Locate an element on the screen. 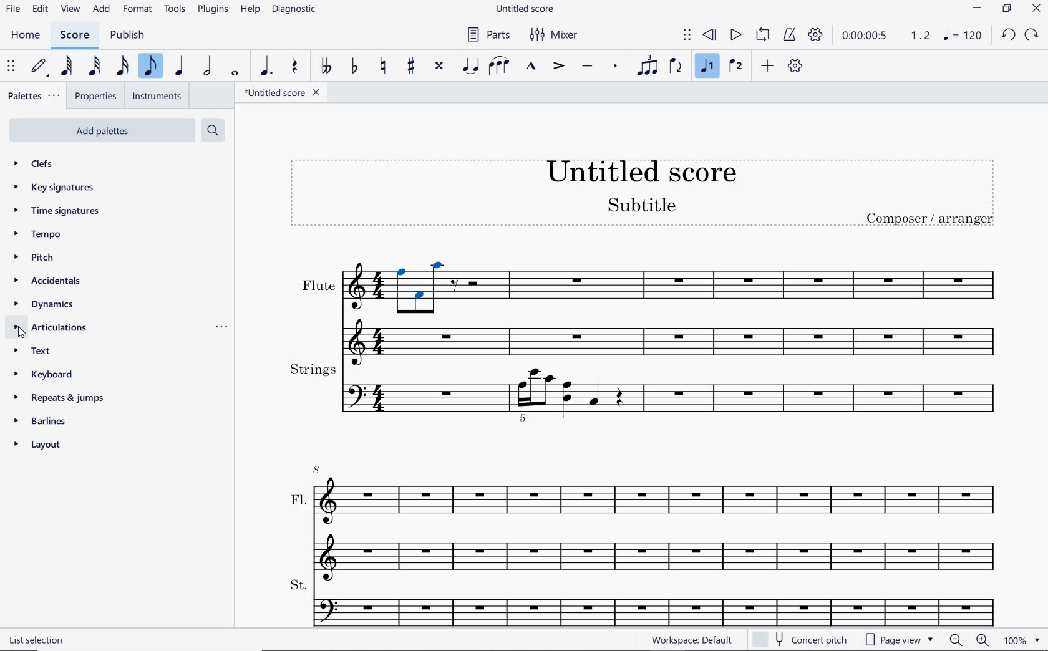  DEFAULT (STEP TIME) is located at coordinates (37, 67).